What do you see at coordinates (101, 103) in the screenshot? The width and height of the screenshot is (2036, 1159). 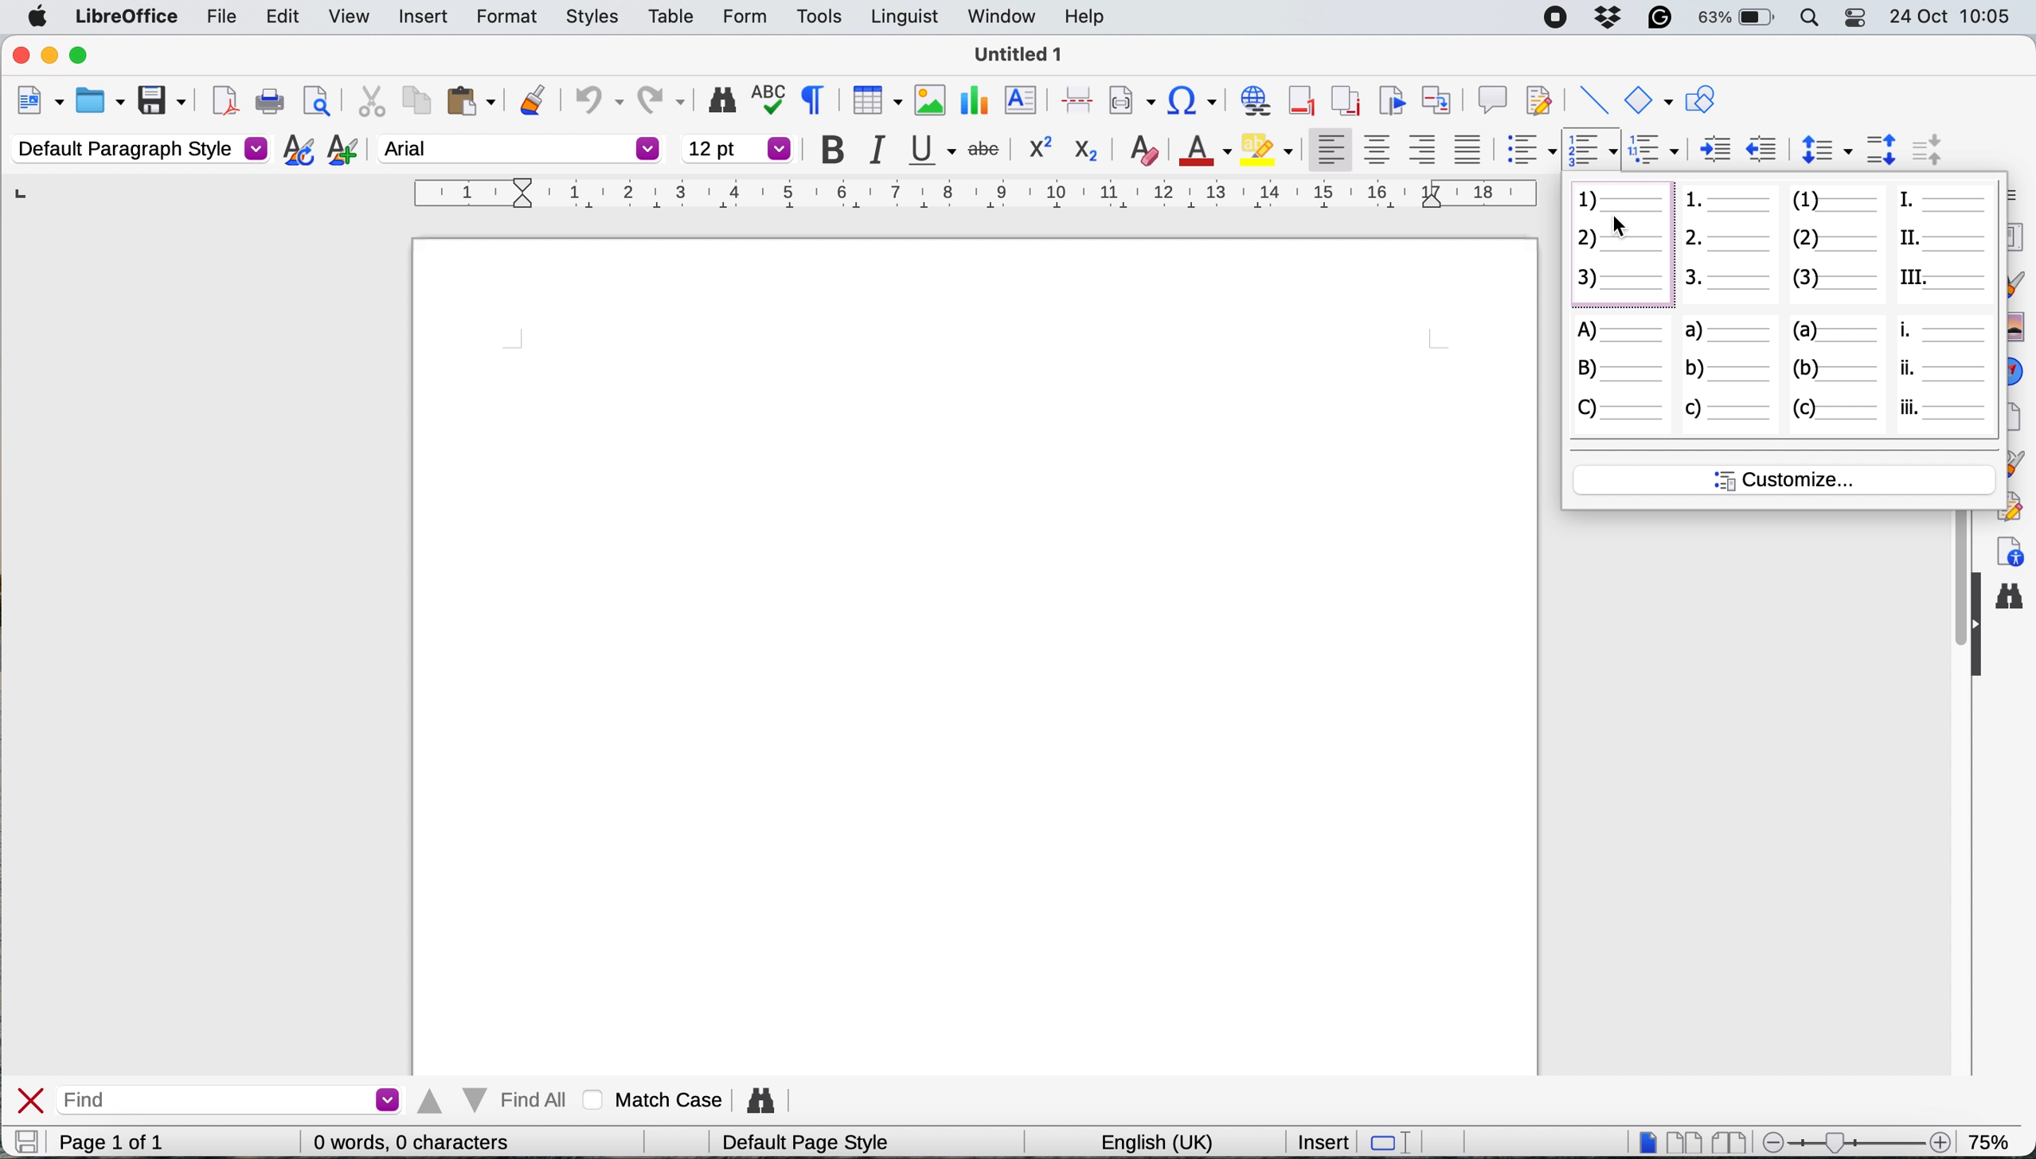 I see `open` at bounding box center [101, 103].